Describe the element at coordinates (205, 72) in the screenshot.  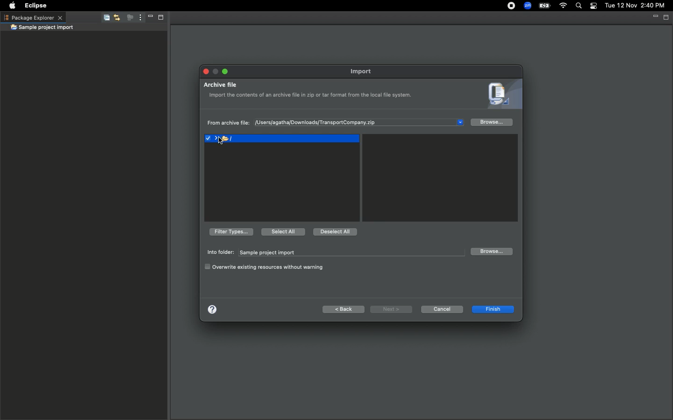
I see `close` at that location.